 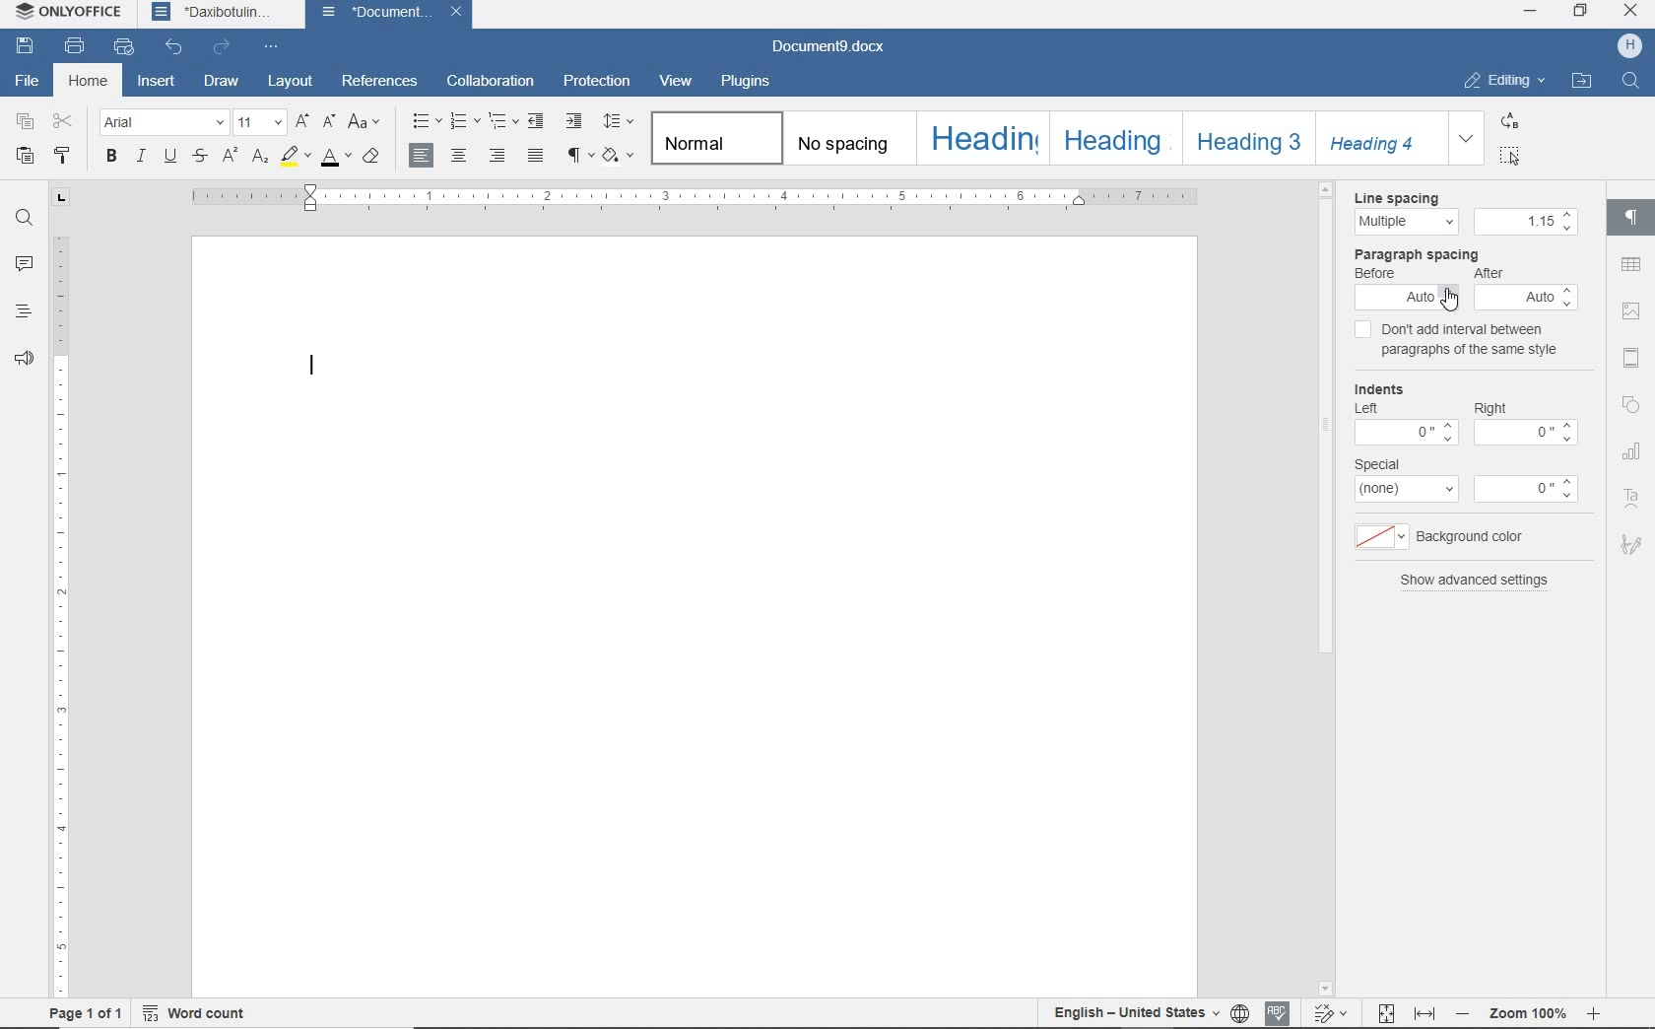 I want to click on font size, so click(x=260, y=123).